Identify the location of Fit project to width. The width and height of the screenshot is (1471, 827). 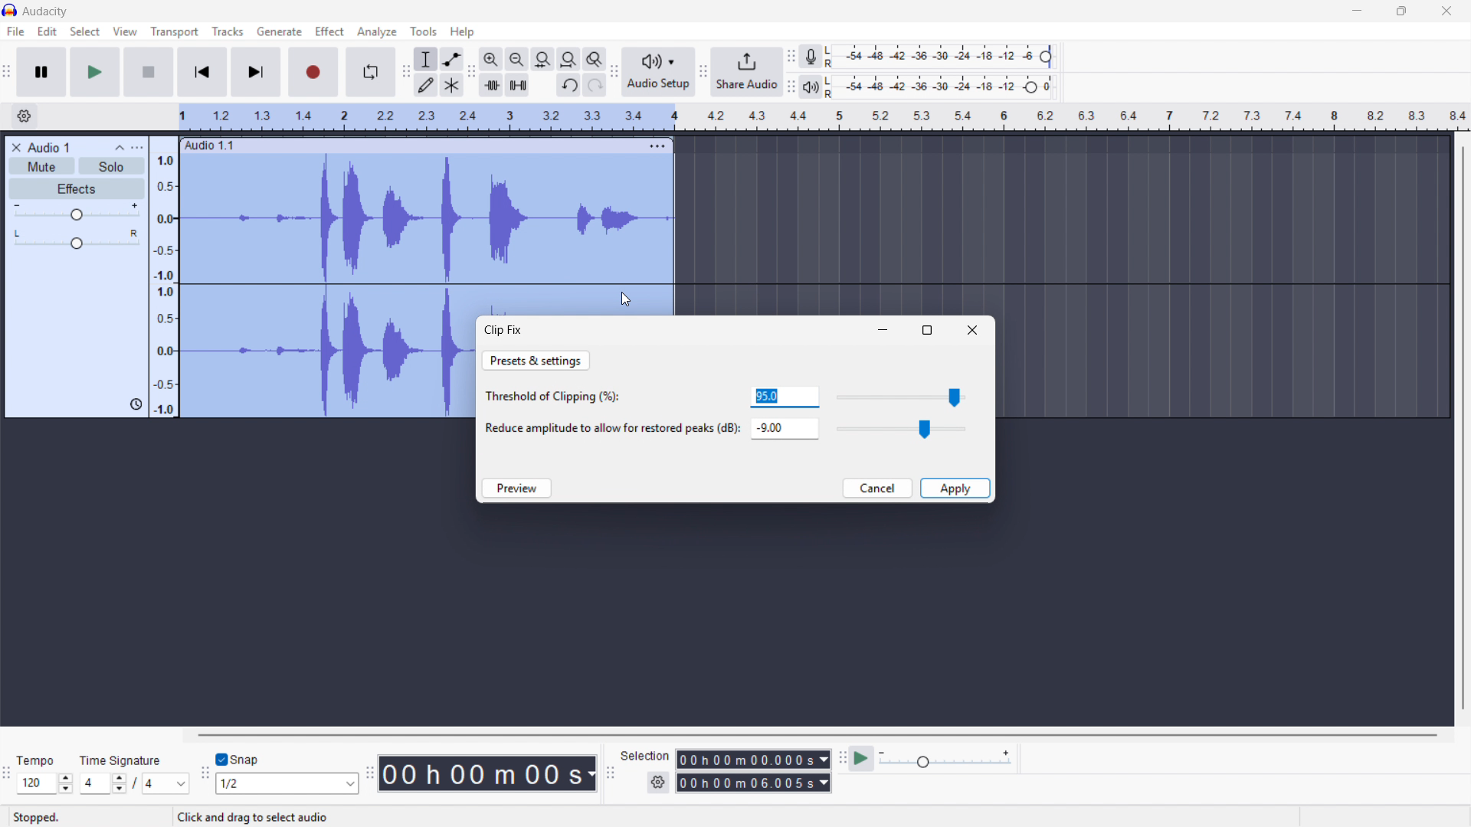
(569, 58).